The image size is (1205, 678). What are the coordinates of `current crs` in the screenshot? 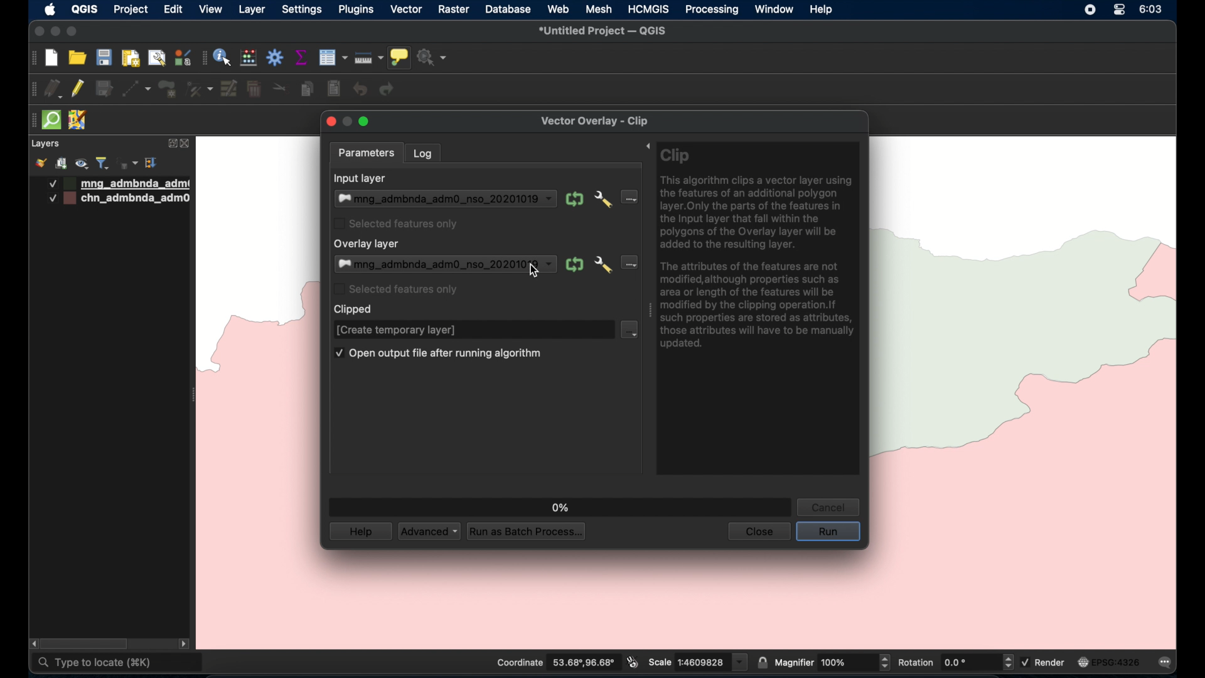 It's located at (1109, 662).